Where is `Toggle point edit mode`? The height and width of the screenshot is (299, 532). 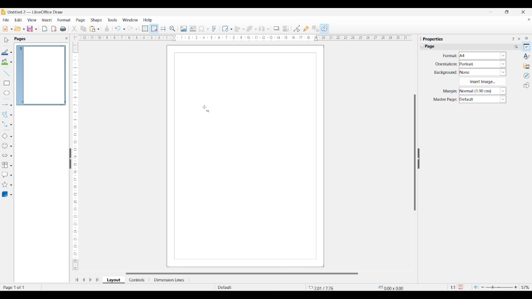 Toggle point edit mode is located at coordinates (297, 29).